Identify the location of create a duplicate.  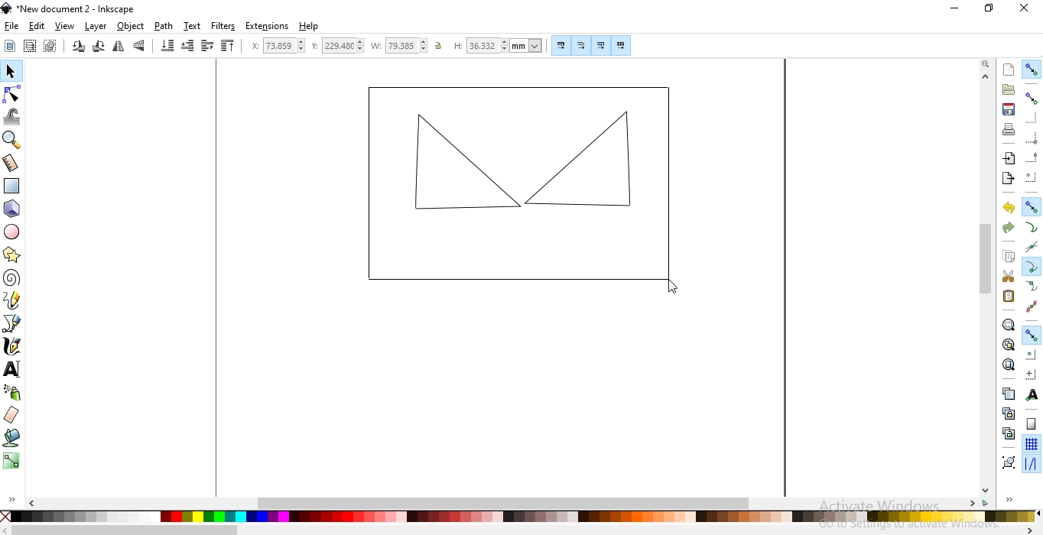
(1008, 394).